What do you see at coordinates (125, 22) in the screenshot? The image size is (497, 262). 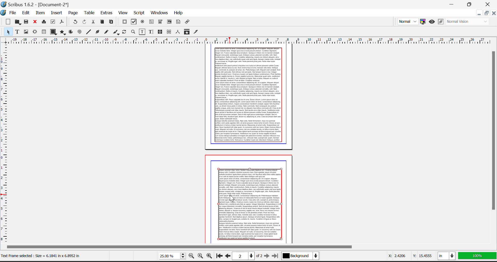 I see `PDF Checkbox` at bounding box center [125, 22].